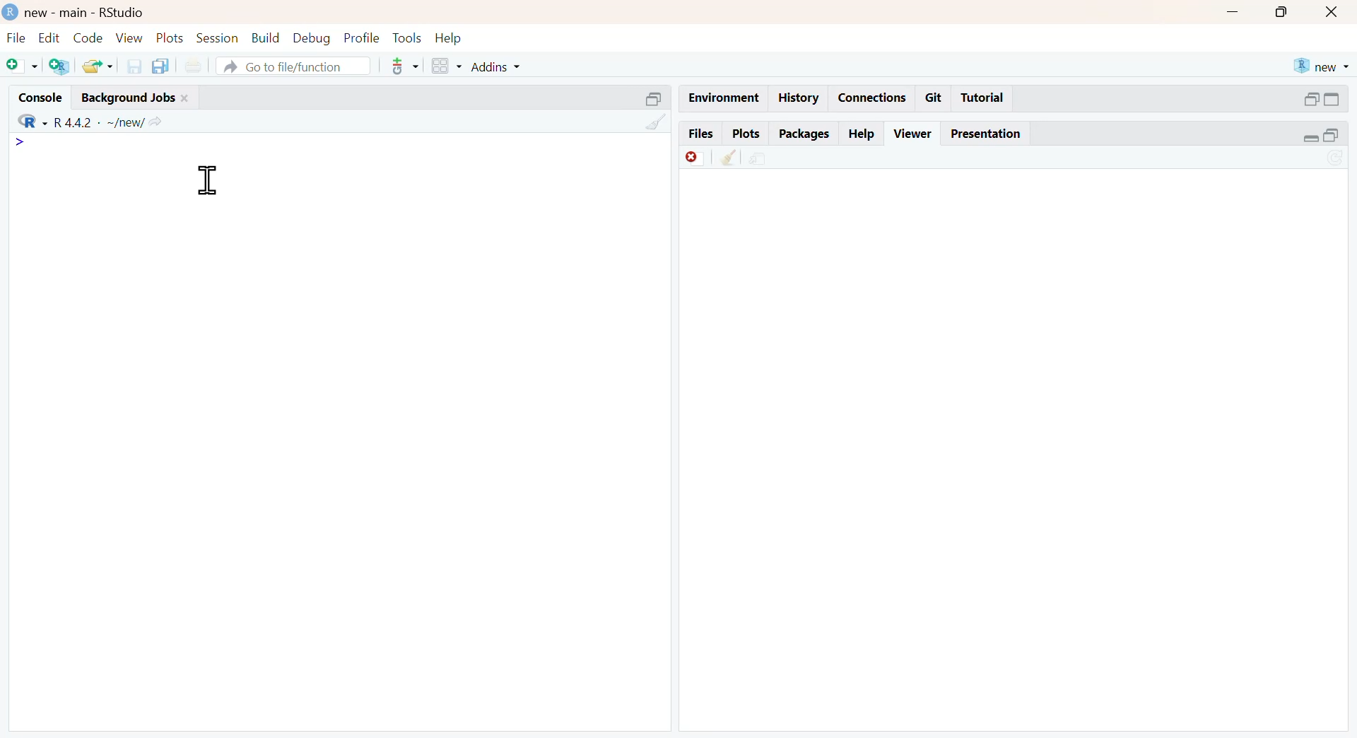 The image size is (1357, 738). I want to click on git, so click(934, 97).